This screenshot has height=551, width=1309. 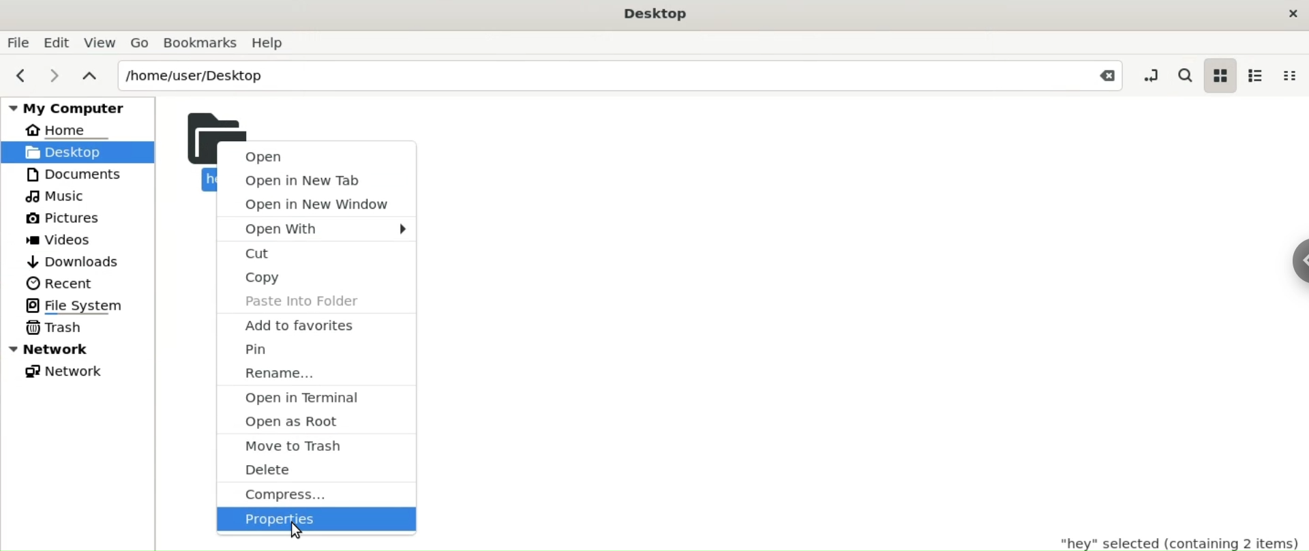 What do you see at coordinates (60, 240) in the screenshot?
I see `Videos` at bounding box center [60, 240].